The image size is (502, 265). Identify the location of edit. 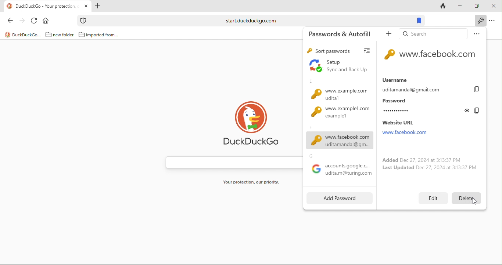
(433, 197).